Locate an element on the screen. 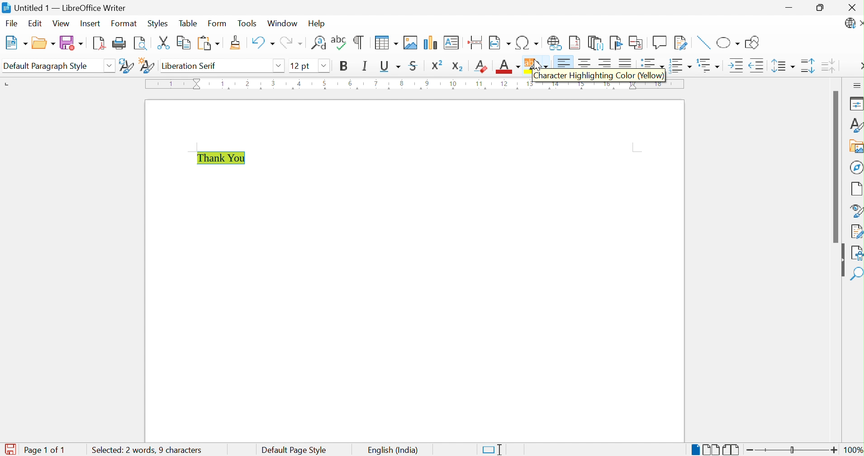 This screenshot has width=864, height=456. Bold is located at coordinates (344, 65).